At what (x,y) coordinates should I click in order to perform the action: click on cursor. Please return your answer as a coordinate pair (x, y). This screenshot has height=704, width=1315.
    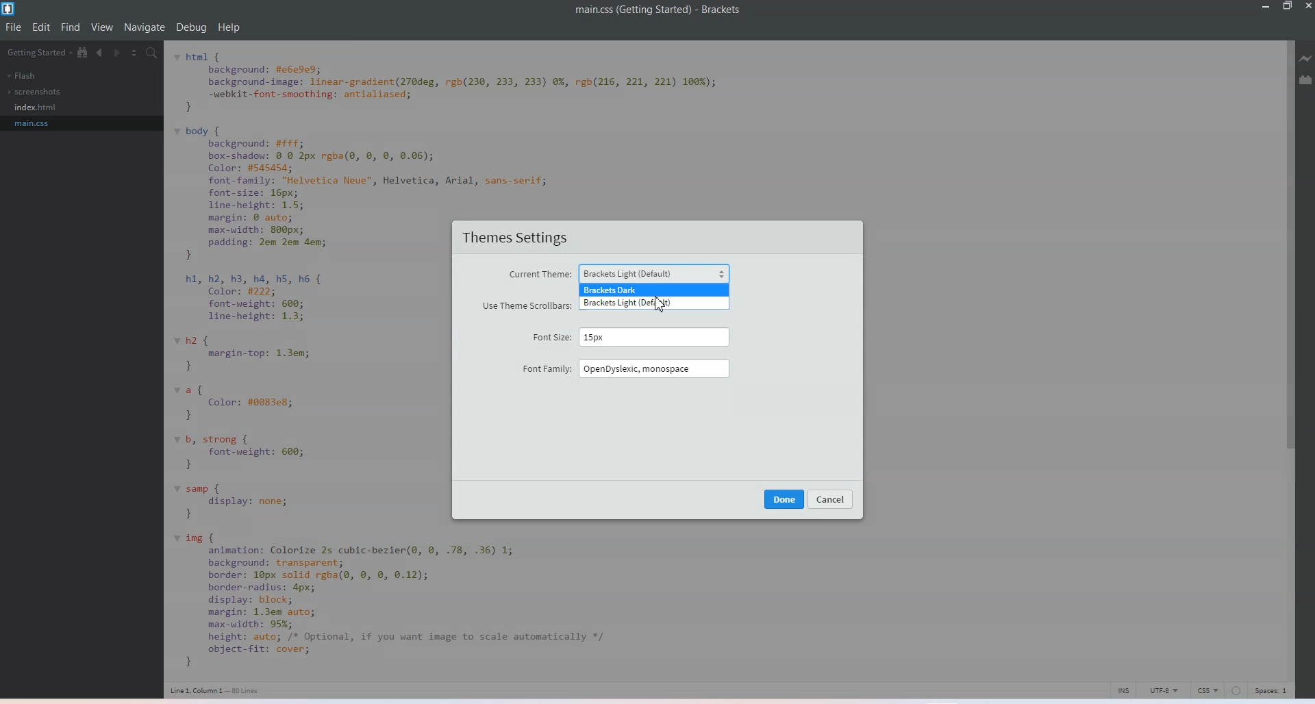
    Looking at the image, I should click on (662, 305).